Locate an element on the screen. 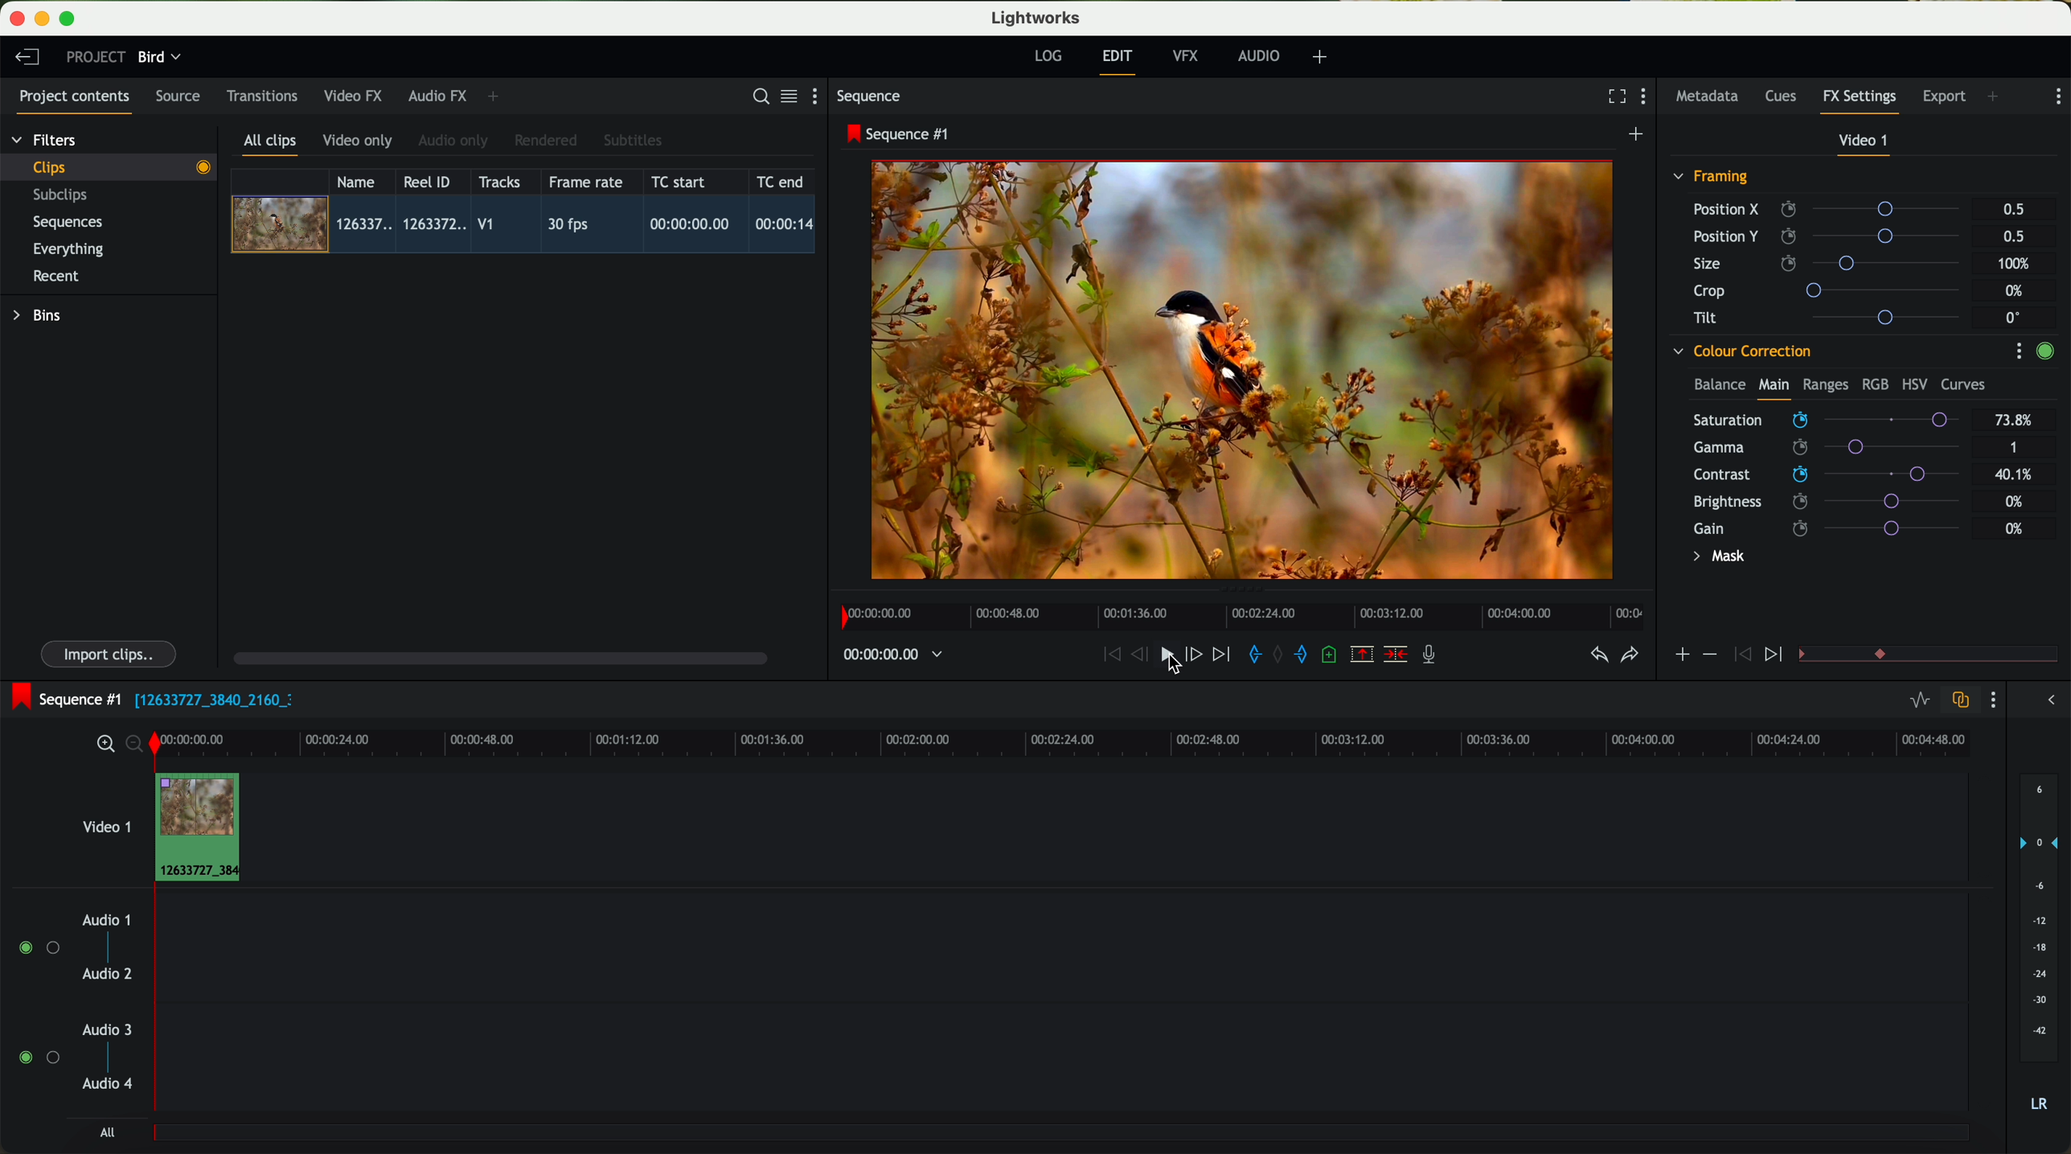 This screenshot has width=2071, height=1154. brightness is located at coordinates (1839, 502).